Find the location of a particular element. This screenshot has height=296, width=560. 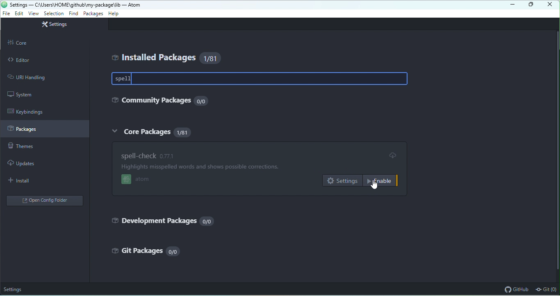

settings is located at coordinates (341, 181).